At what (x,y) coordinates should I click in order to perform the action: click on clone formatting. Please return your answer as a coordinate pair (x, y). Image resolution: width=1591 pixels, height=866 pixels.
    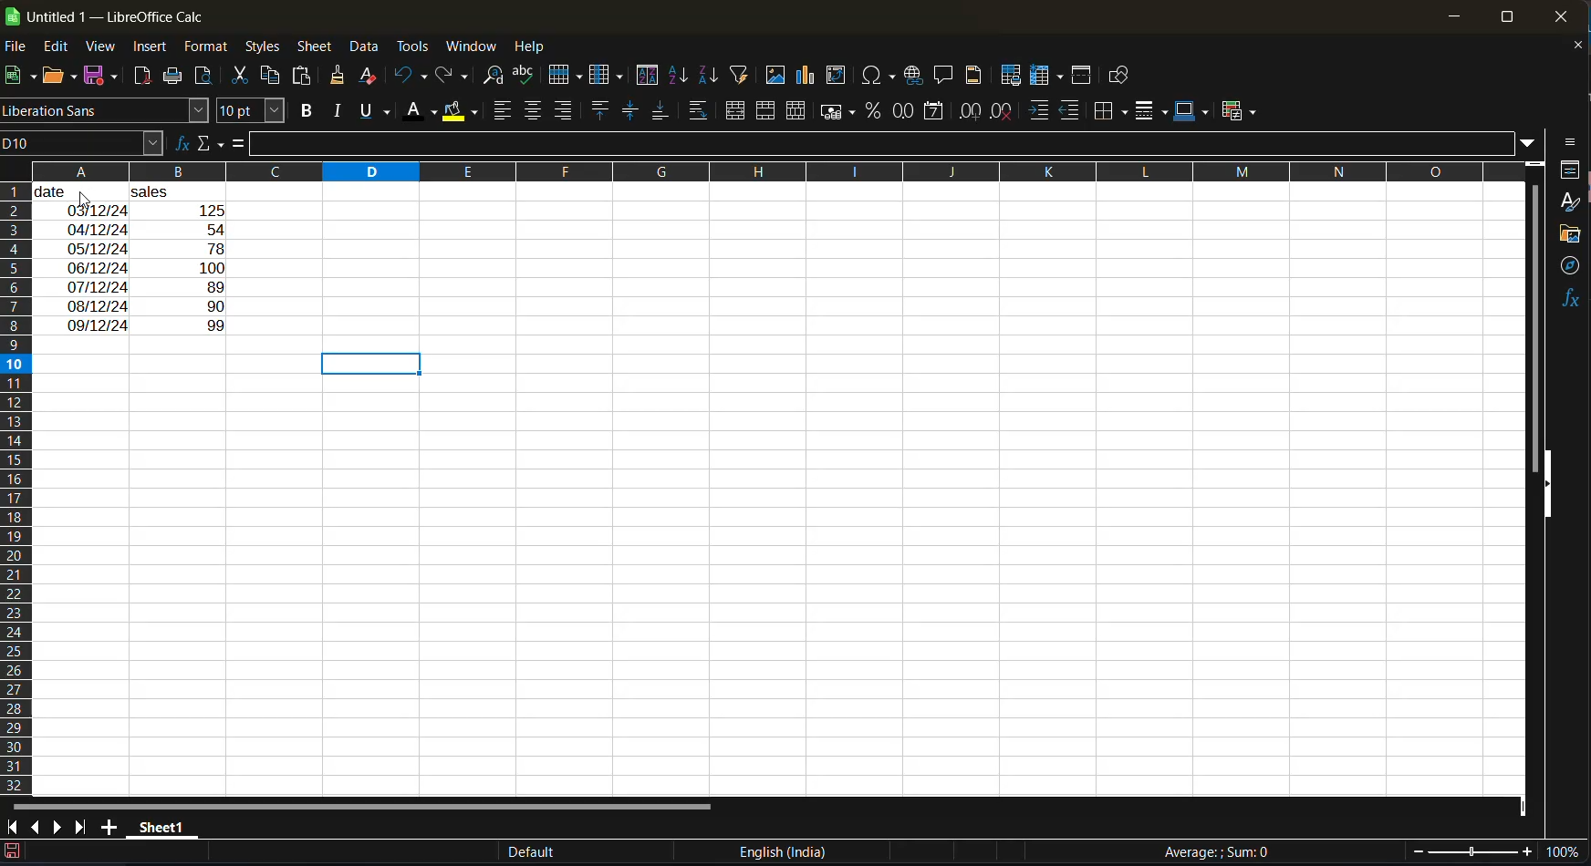
    Looking at the image, I should click on (339, 77).